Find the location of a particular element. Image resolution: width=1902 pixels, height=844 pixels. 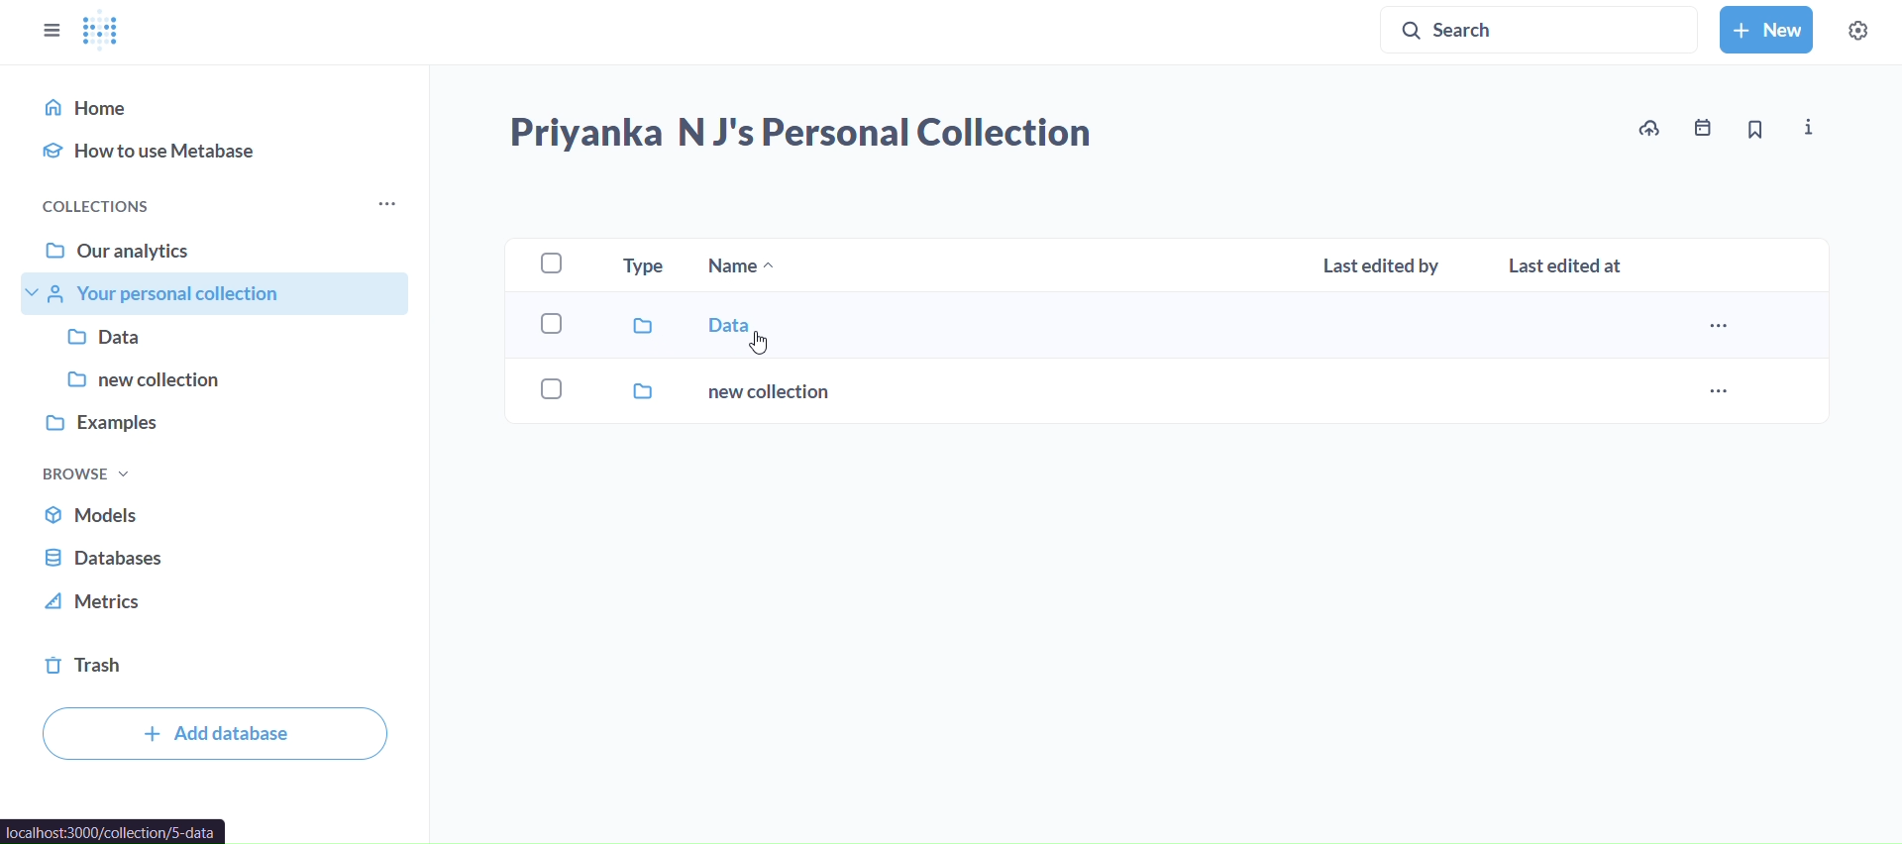

your persona collection is located at coordinates (216, 290).